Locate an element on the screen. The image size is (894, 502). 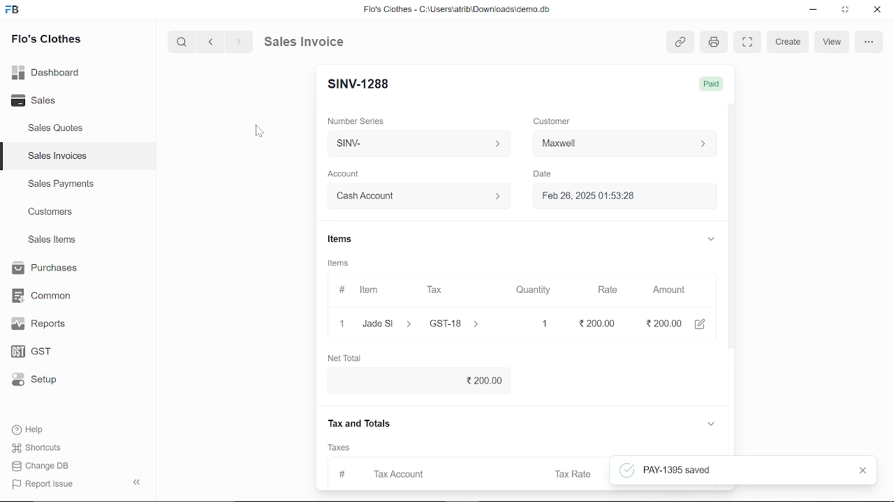
Flo's Clothes - C:\UsersatribiDownloads\demo.do is located at coordinates (462, 10).